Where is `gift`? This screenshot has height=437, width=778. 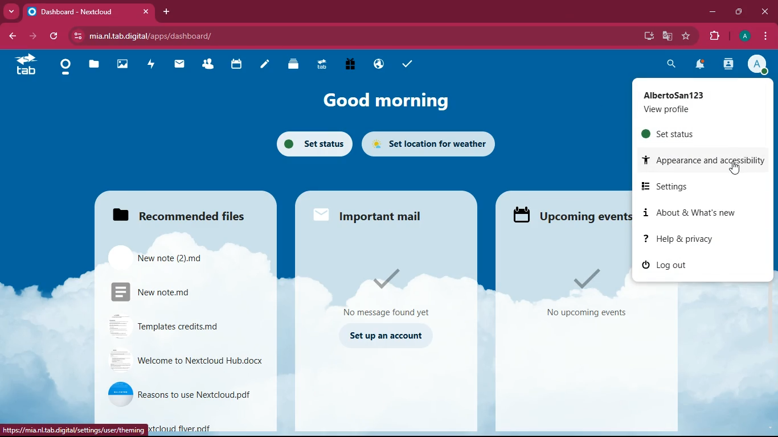 gift is located at coordinates (349, 65).